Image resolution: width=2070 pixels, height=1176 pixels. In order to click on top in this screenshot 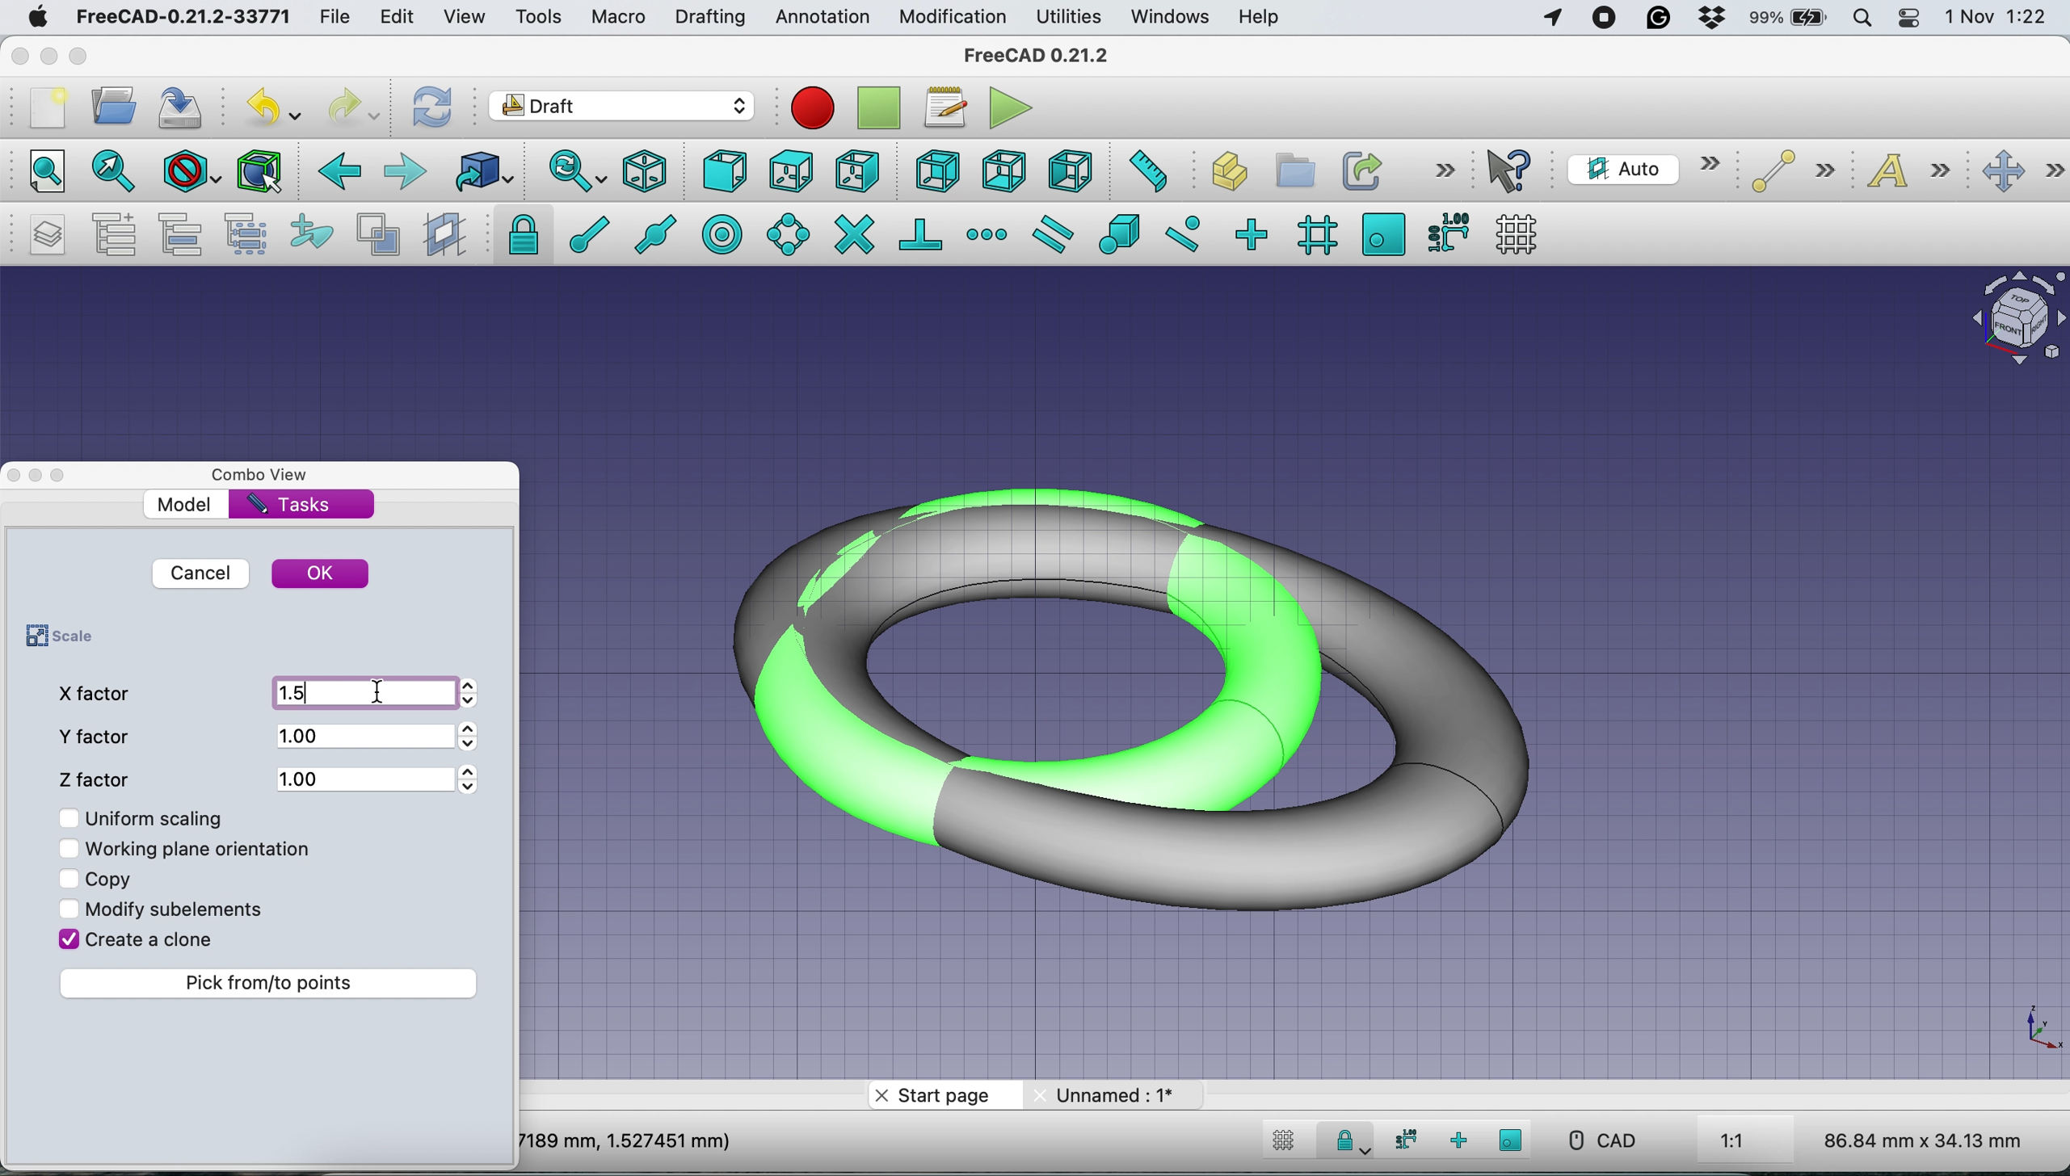, I will do `click(789, 170)`.